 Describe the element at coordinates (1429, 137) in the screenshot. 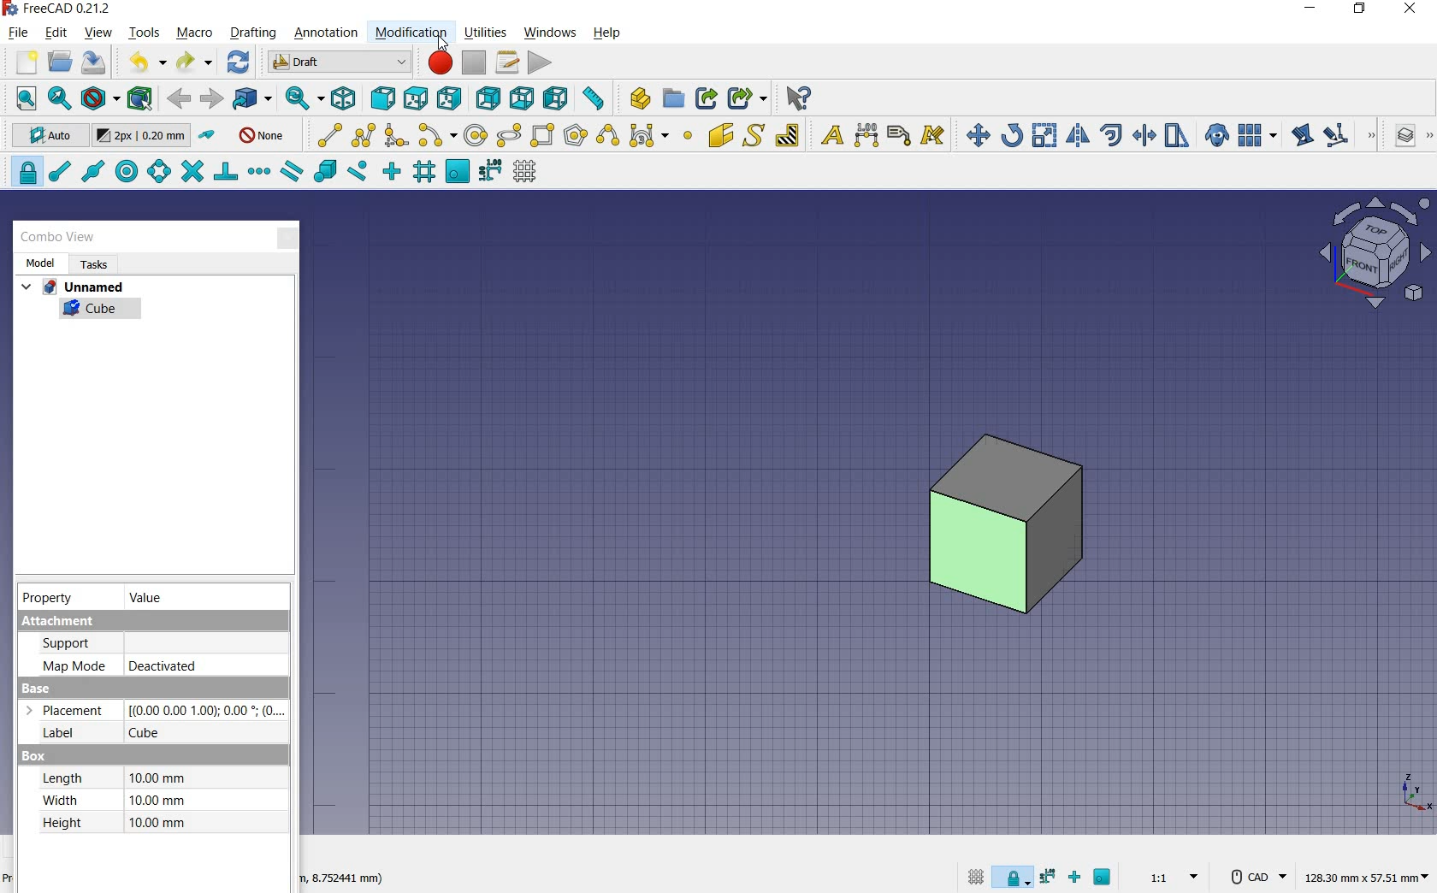

I see `draft utility tools` at that location.